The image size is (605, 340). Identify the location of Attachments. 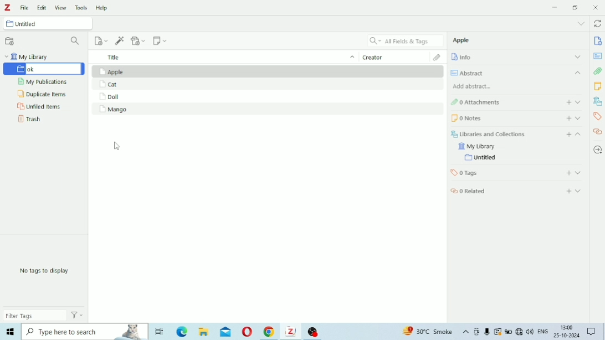
(475, 103).